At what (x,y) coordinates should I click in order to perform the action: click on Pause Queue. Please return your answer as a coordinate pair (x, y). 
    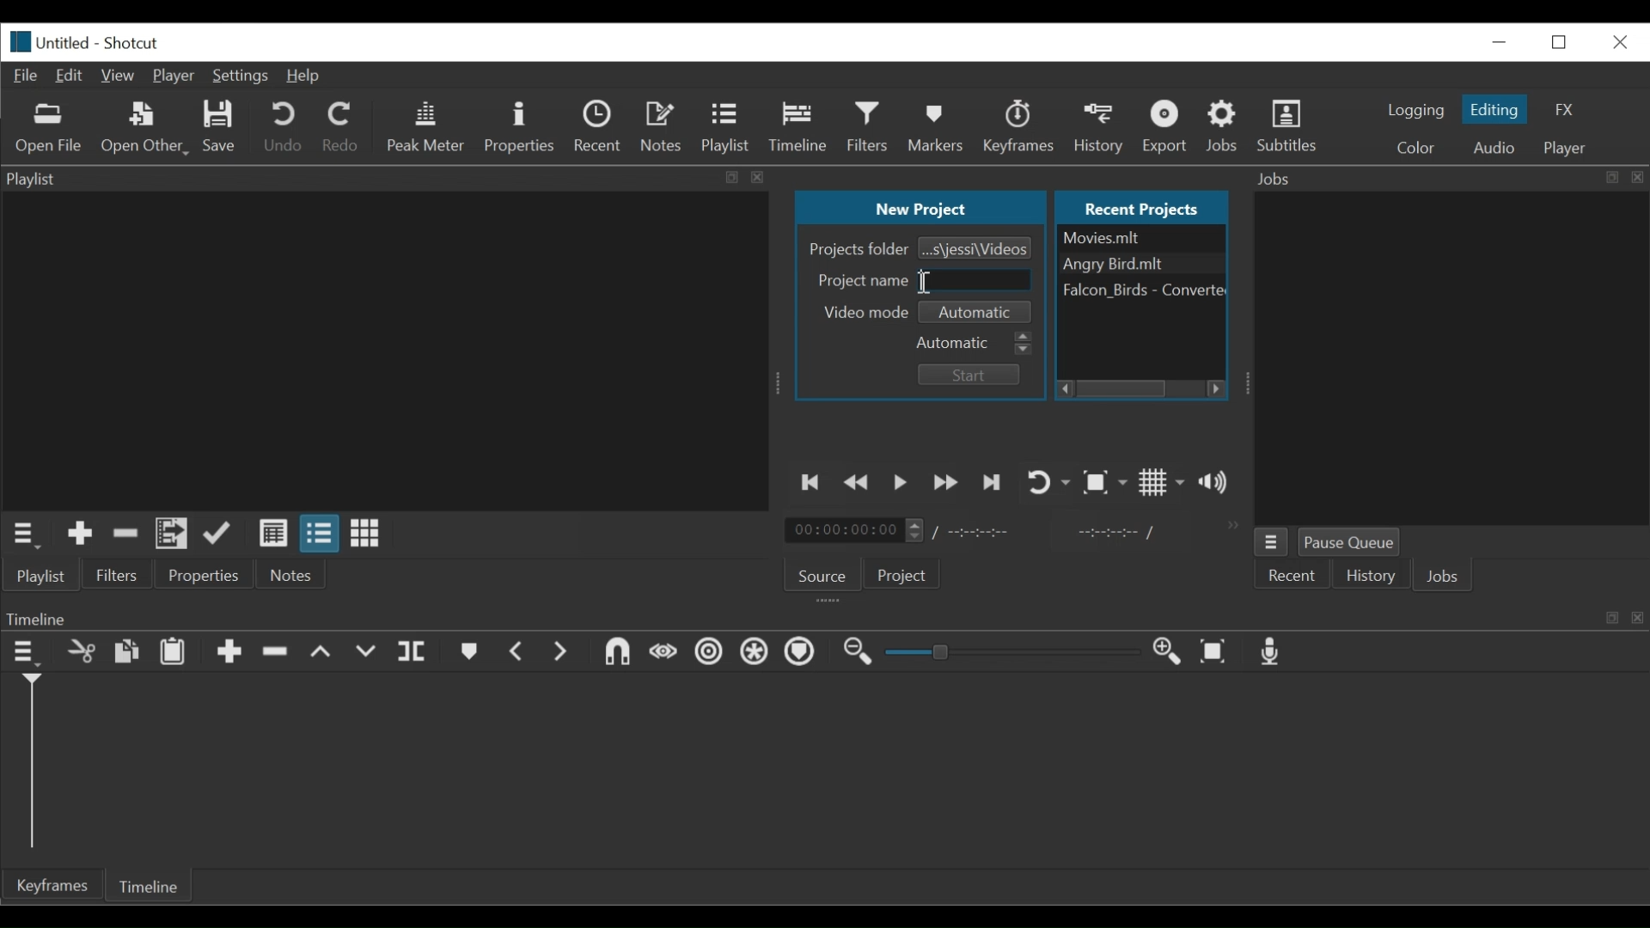
    Looking at the image, I should click on (1354, 541).